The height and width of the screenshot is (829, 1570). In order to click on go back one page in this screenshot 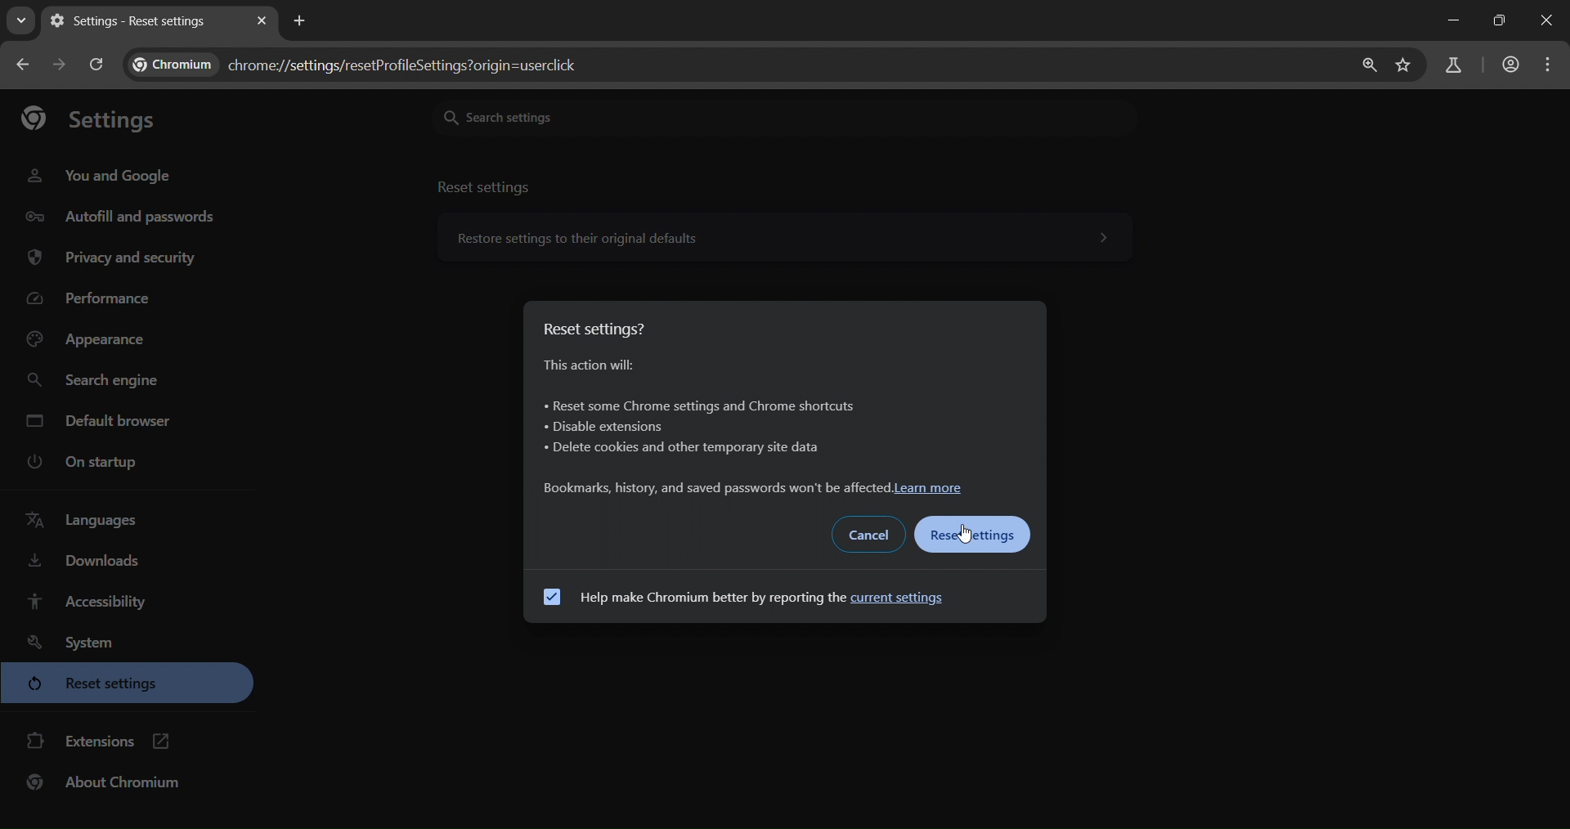, I will do `click(25, 64)`.